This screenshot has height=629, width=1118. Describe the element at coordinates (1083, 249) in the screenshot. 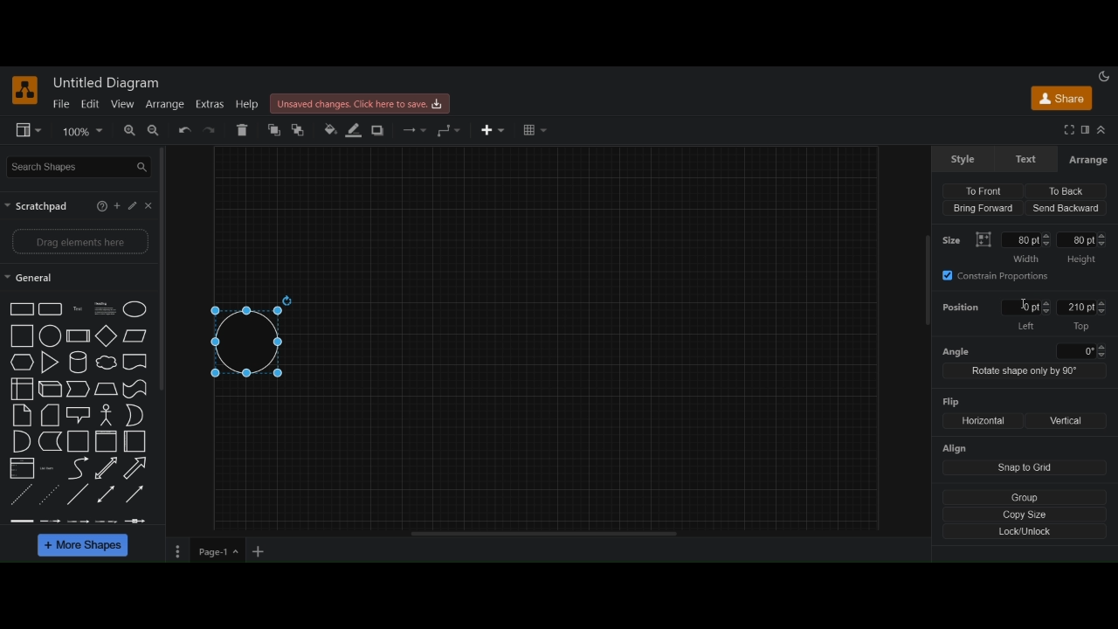

I see `height` at that location.